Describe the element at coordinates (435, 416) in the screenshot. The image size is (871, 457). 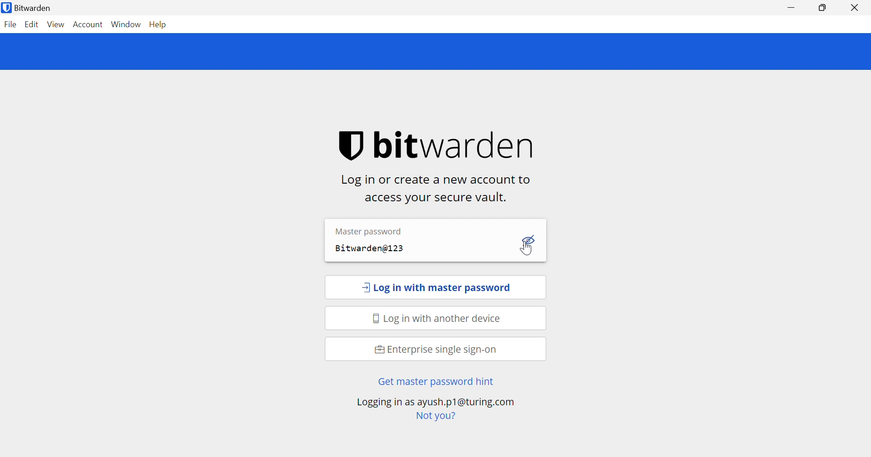
I see `Not you?` at that location.